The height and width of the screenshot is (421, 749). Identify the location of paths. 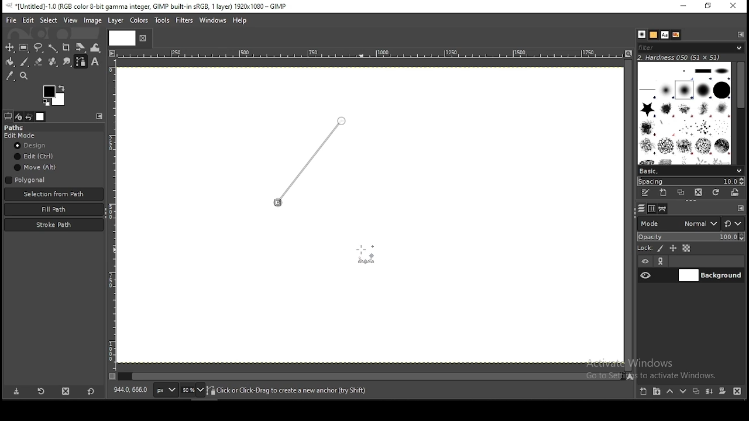
(663, 209).